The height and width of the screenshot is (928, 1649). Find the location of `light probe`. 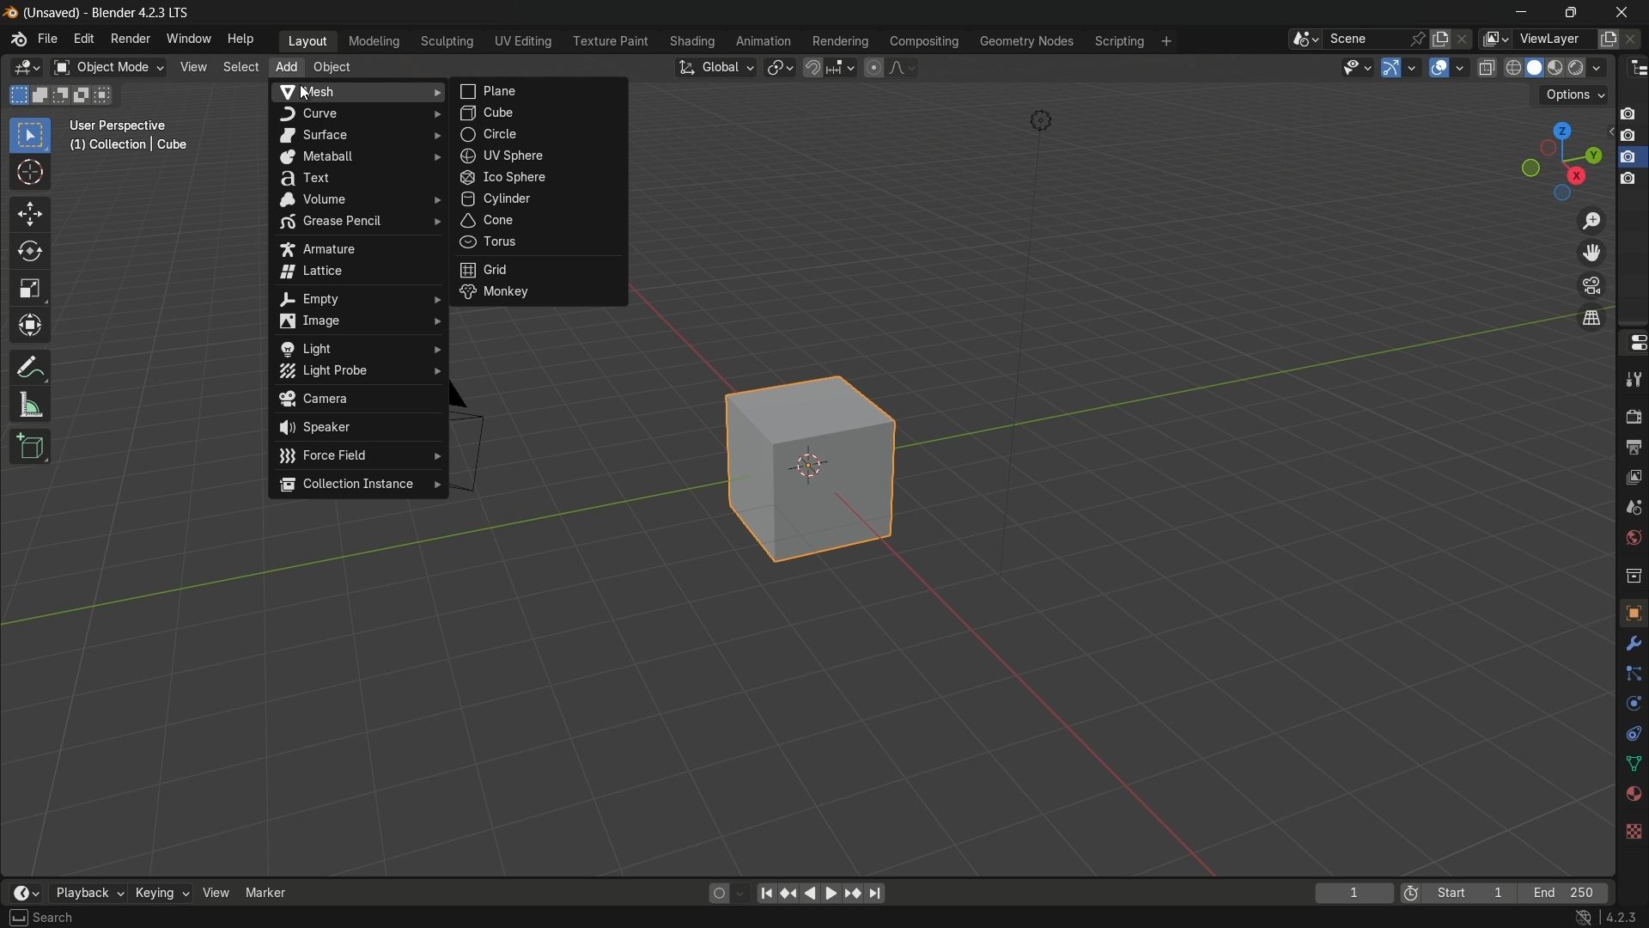

light probe is located at coordinates (355, 371).